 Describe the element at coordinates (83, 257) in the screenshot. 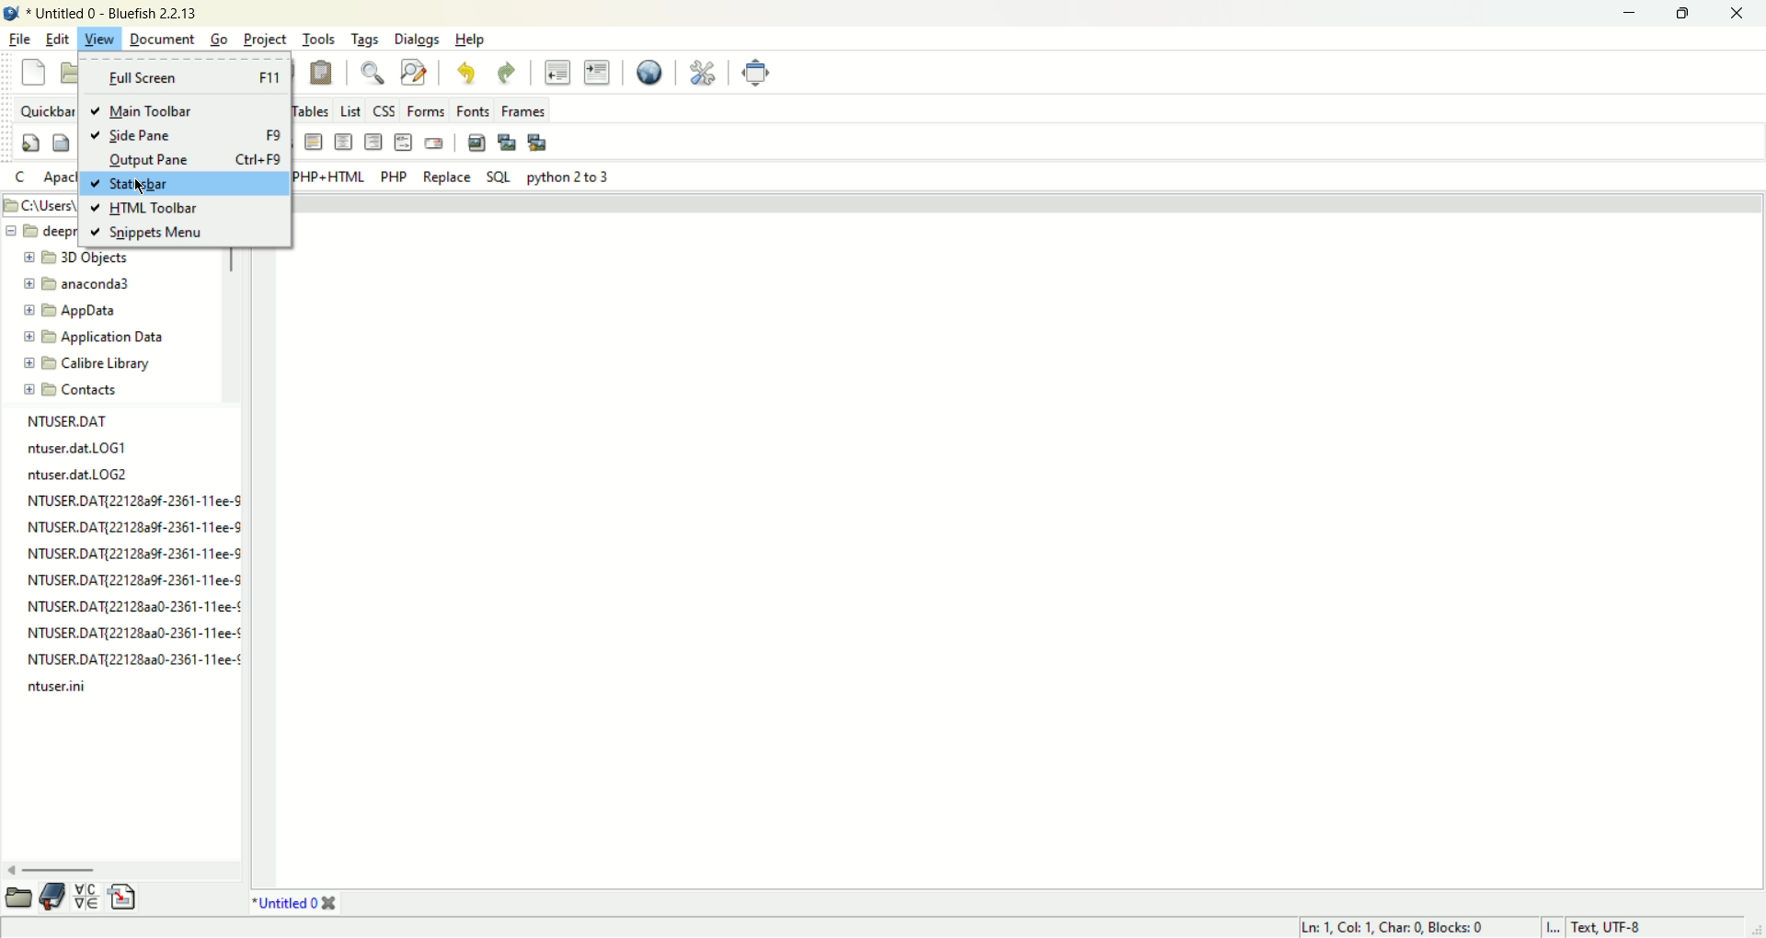

I see `3d Objects` at that location.